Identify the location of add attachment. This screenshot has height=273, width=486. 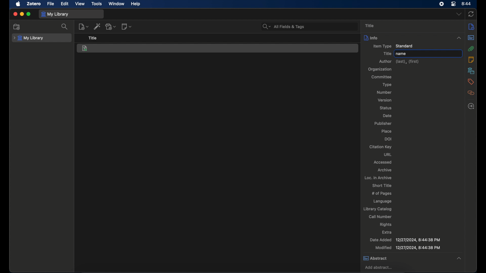
(111, 27).